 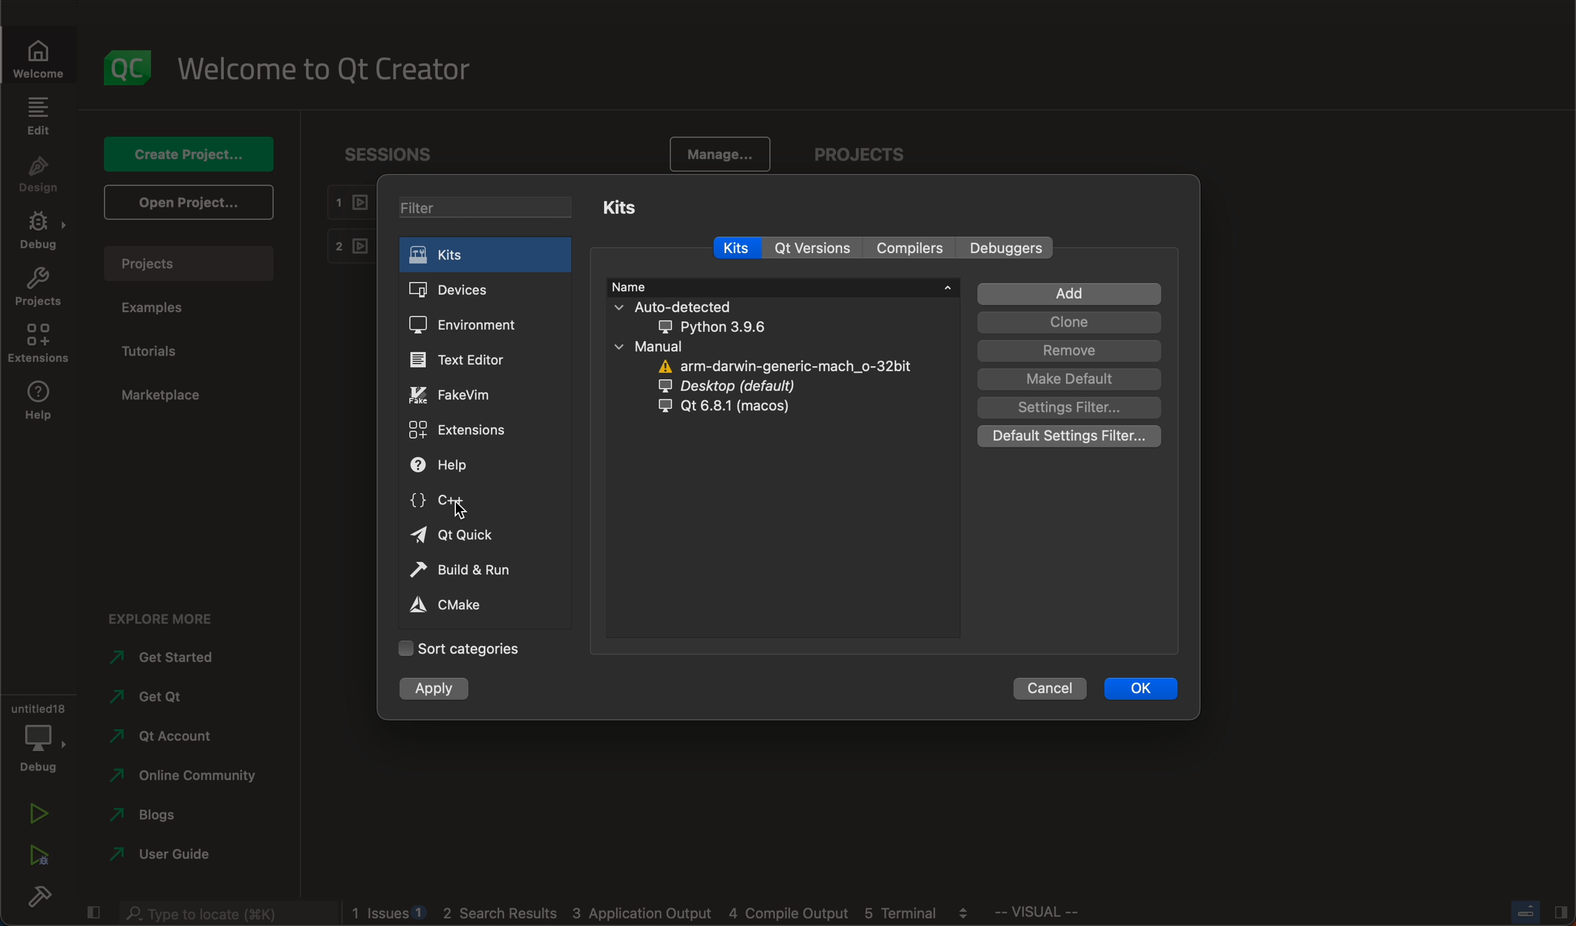 What do you see at coordinates (1072, 407) in the screenshot?
I see `setting filter` at bounding box center [1072, 407].